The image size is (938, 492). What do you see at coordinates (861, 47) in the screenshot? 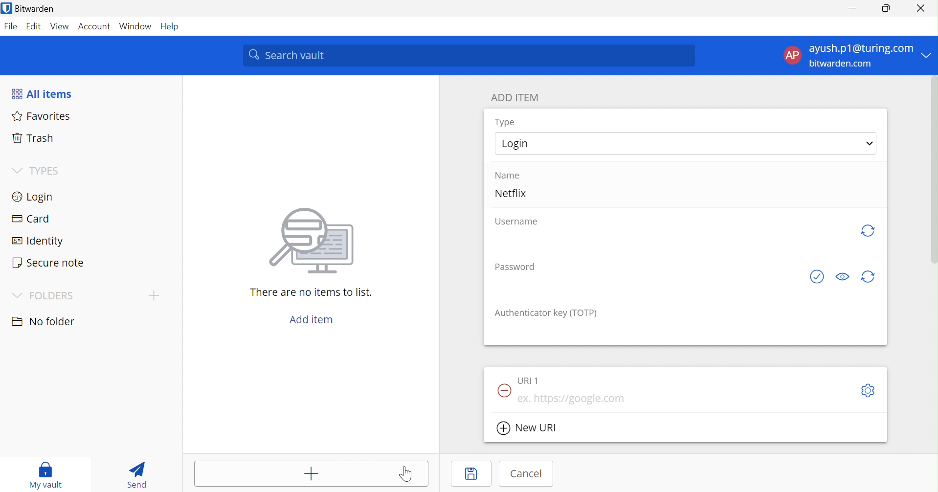
I see `ayush.p1@turing.com` at bounding box center [861, 47].